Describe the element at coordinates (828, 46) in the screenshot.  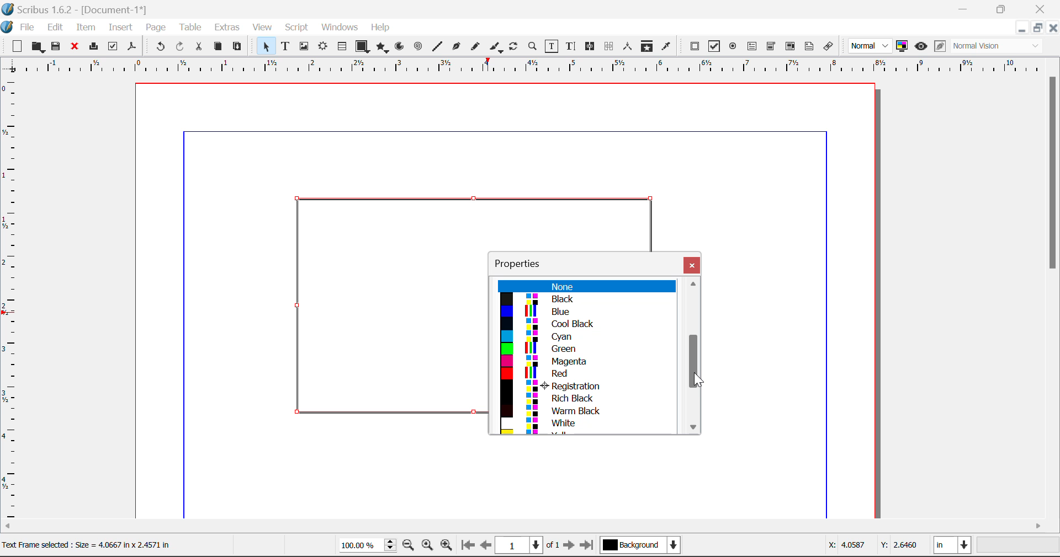
I see `Link Annotation` at that location.